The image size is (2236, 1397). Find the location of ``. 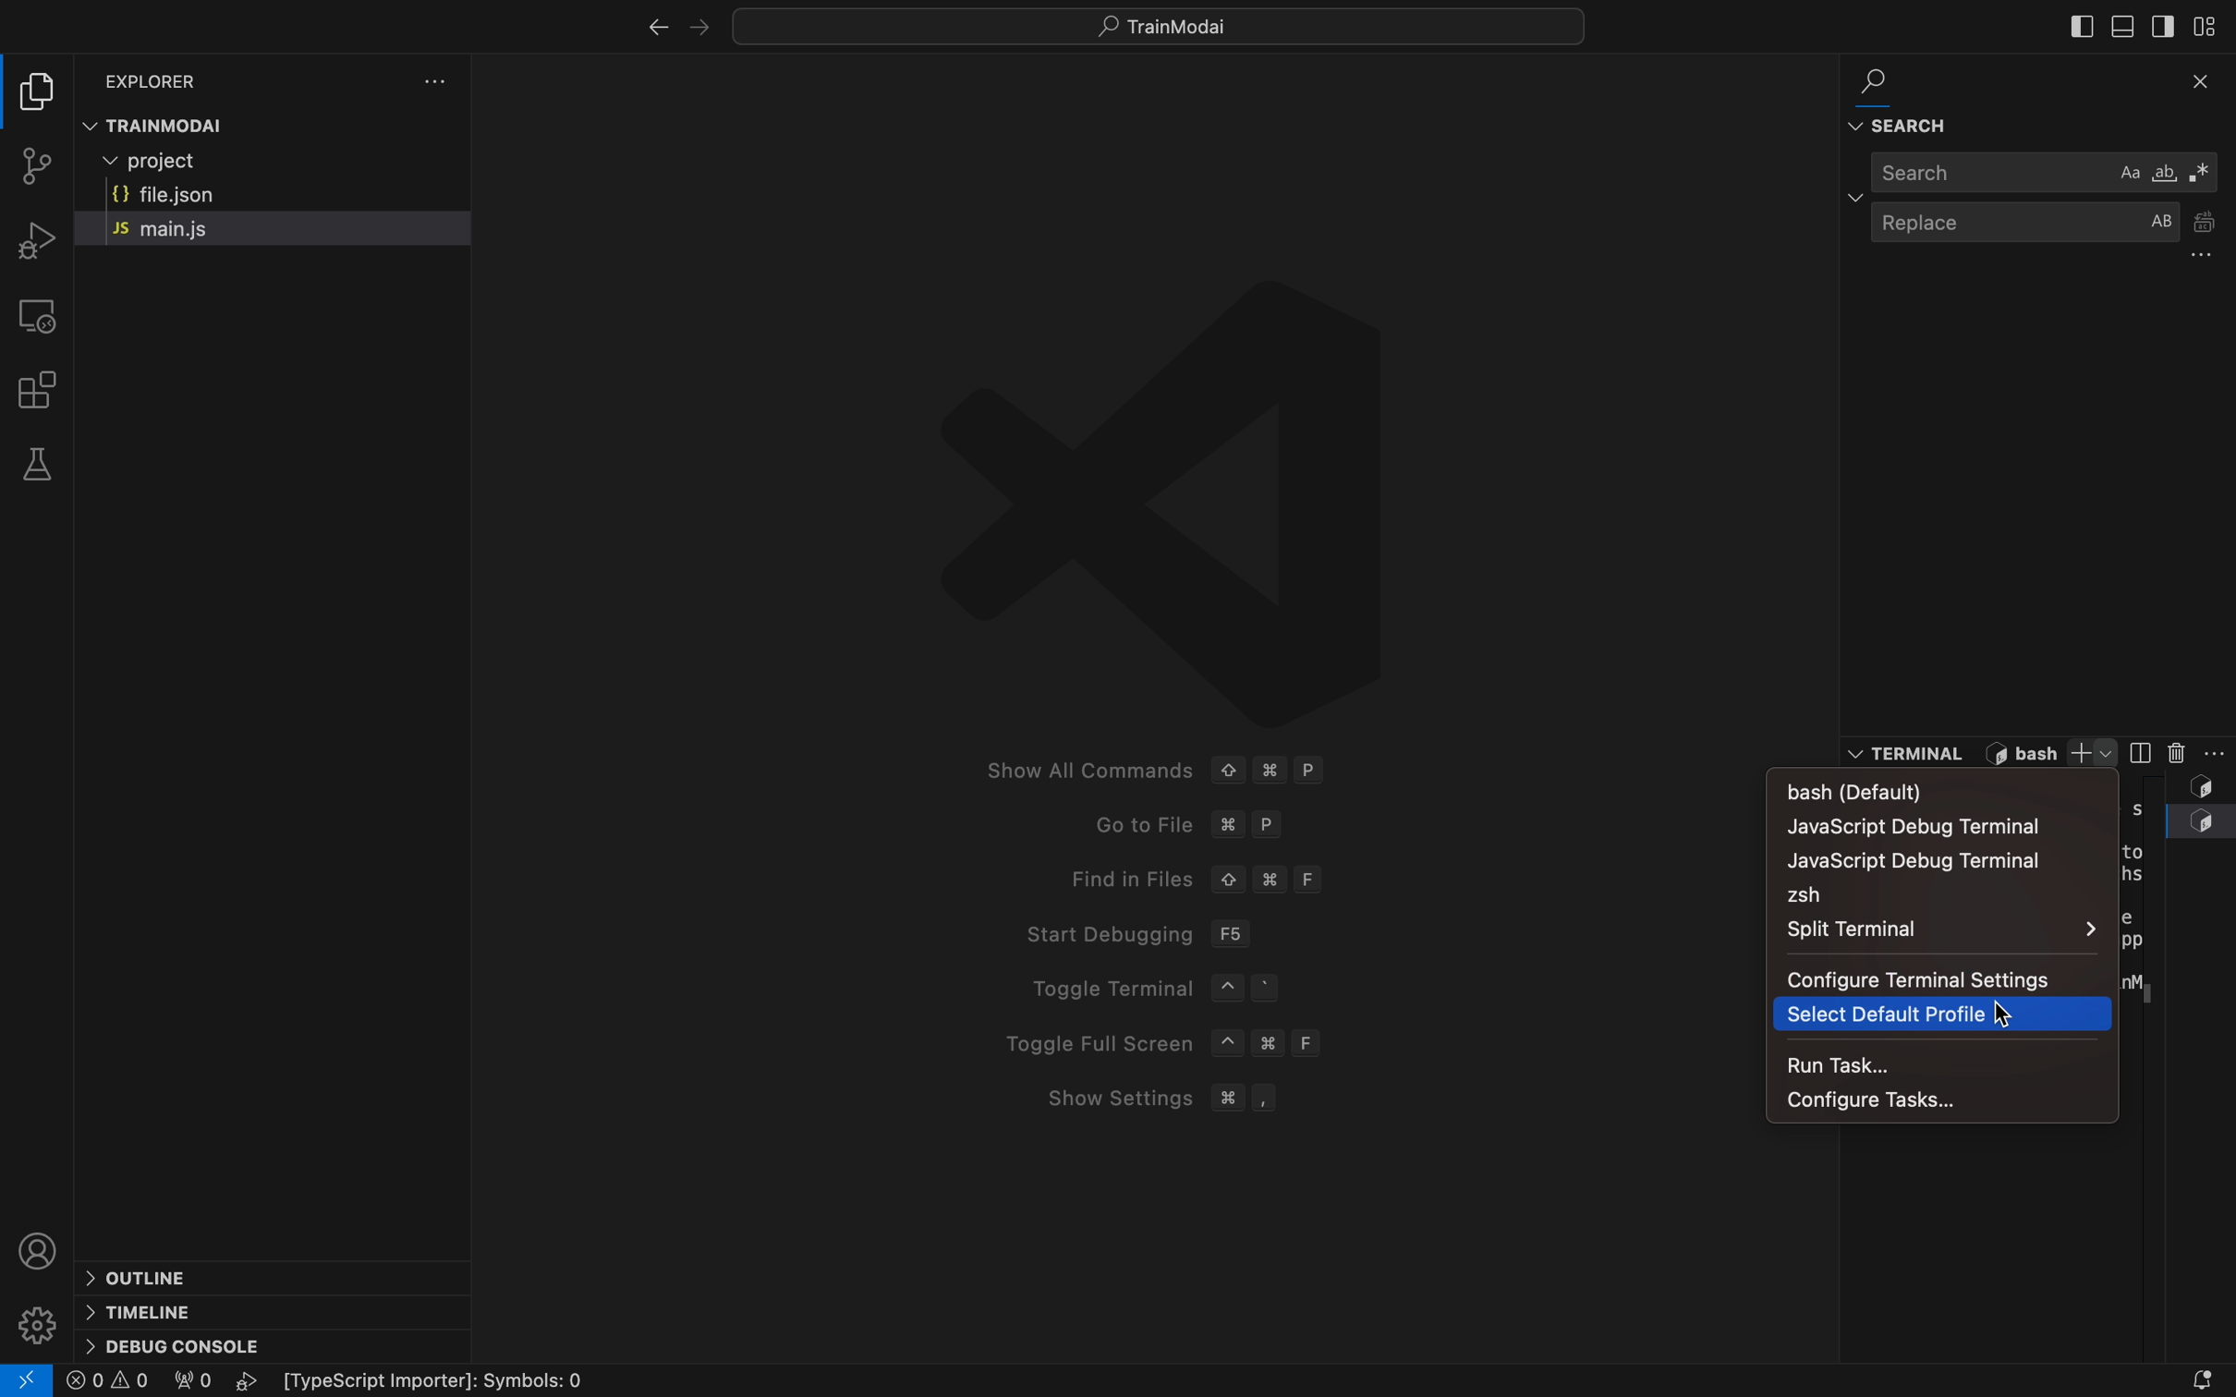

 is located at coordinates (1928, 1063).